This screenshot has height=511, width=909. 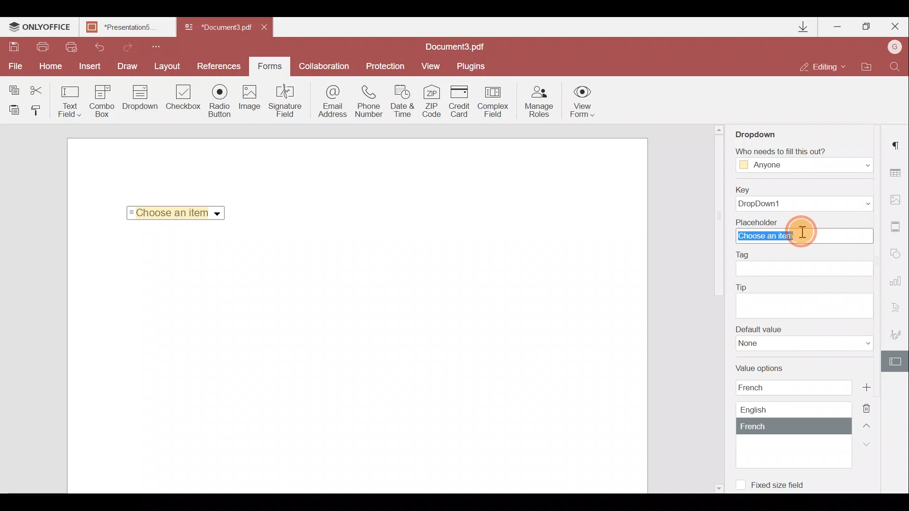 I want to click on View, so click(x=431, y=65).